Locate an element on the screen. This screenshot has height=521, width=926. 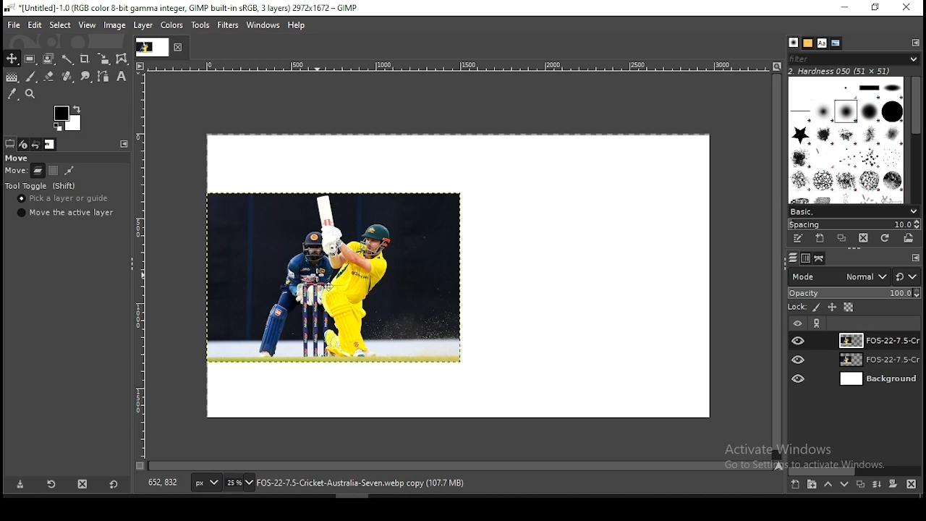
tool is located at coordinates (915, 42).